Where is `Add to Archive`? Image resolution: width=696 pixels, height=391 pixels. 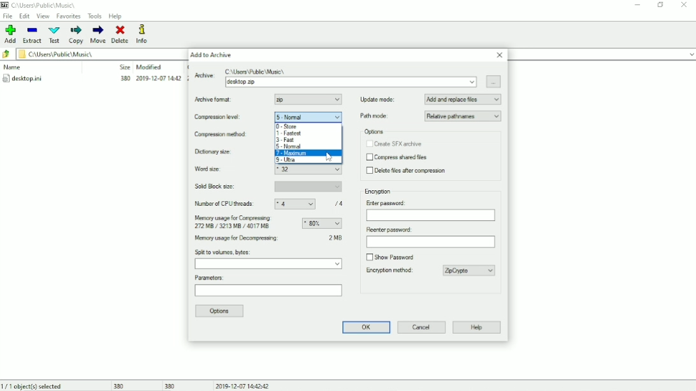 Add to Archive is located at coordinates (211, 55).